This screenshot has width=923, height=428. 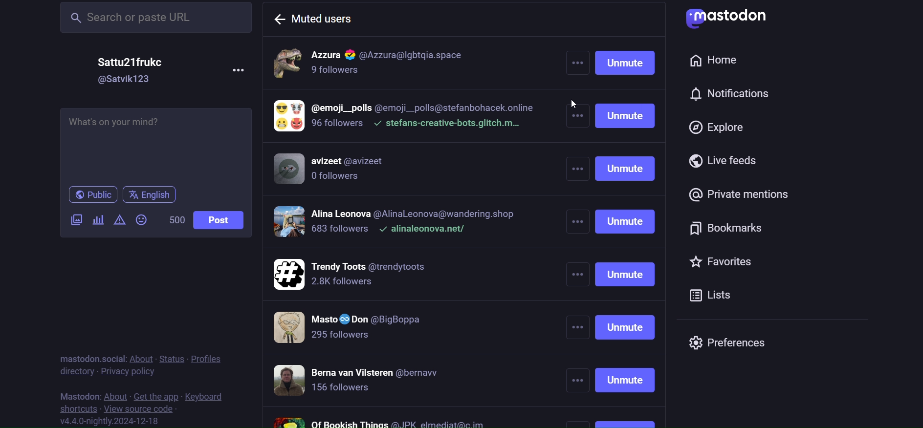 I want to click on muted accounts 2, so click(x=406, y=117).